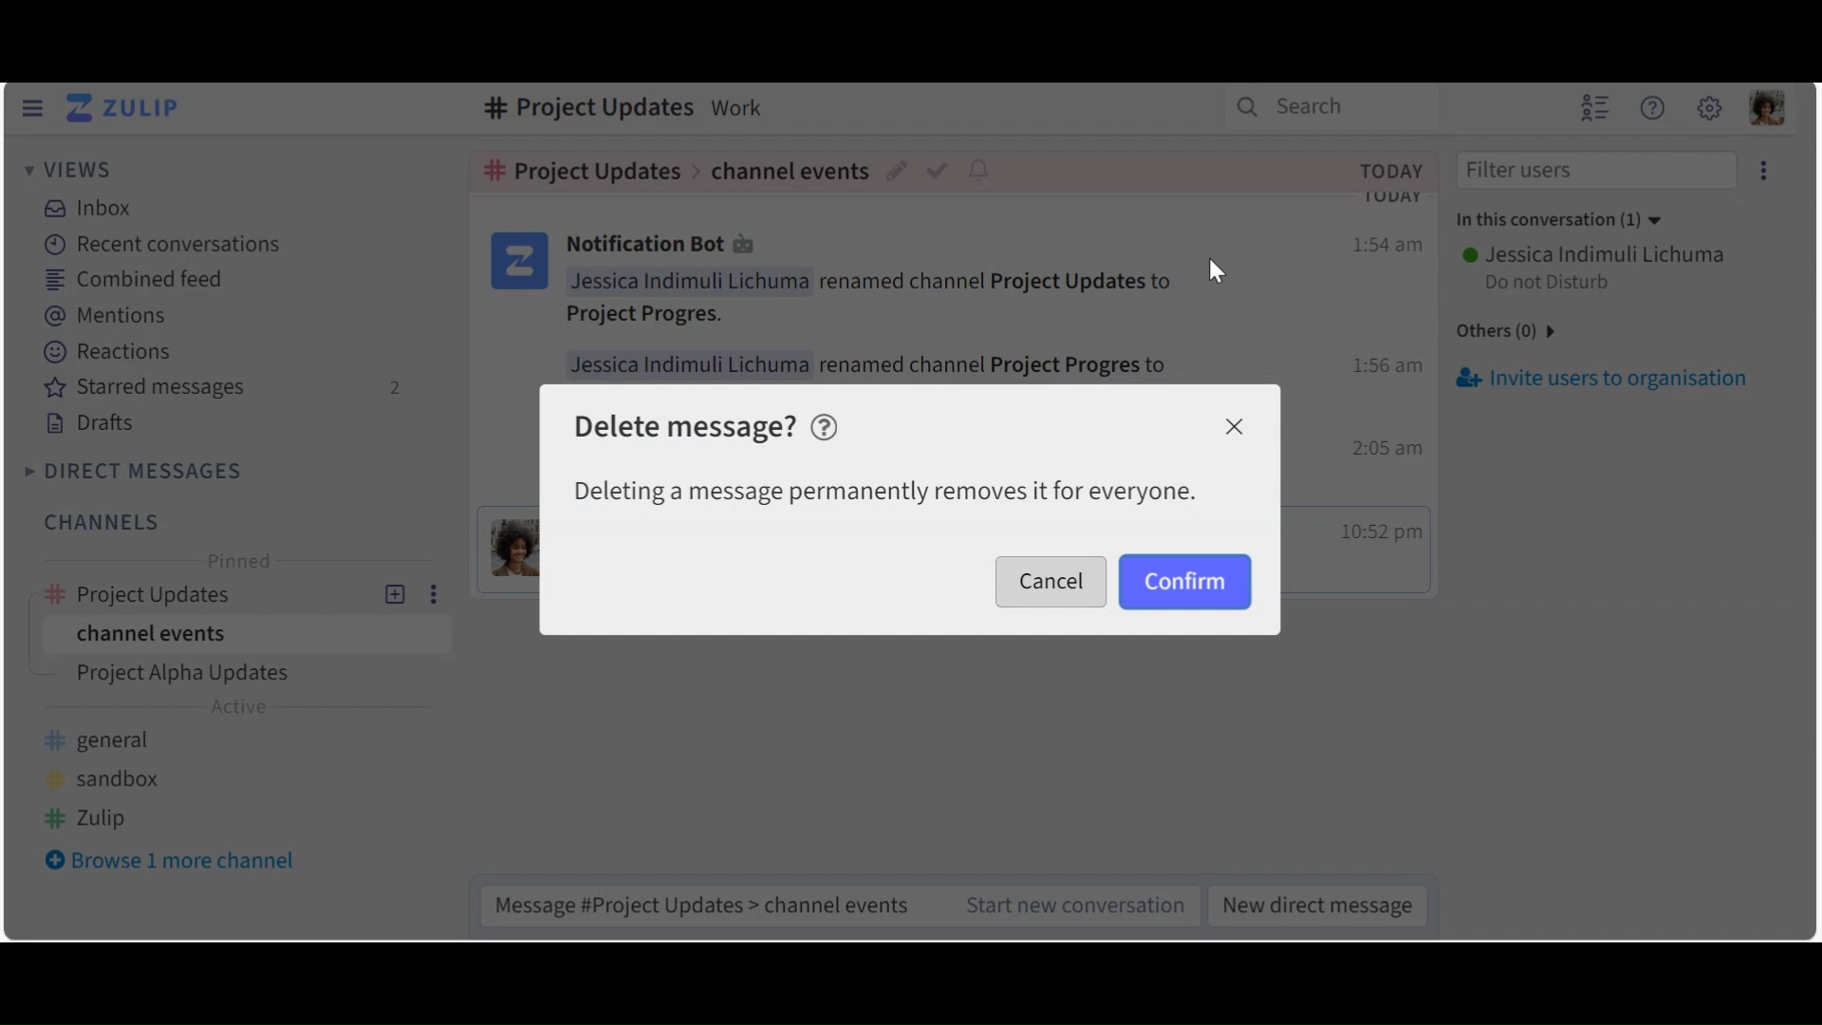 The height and width of the screenshot is (1025, 1822). Describe the element at coordinates (1806, 556) in the screenshot. I see `vertical scroll bar` at that location.